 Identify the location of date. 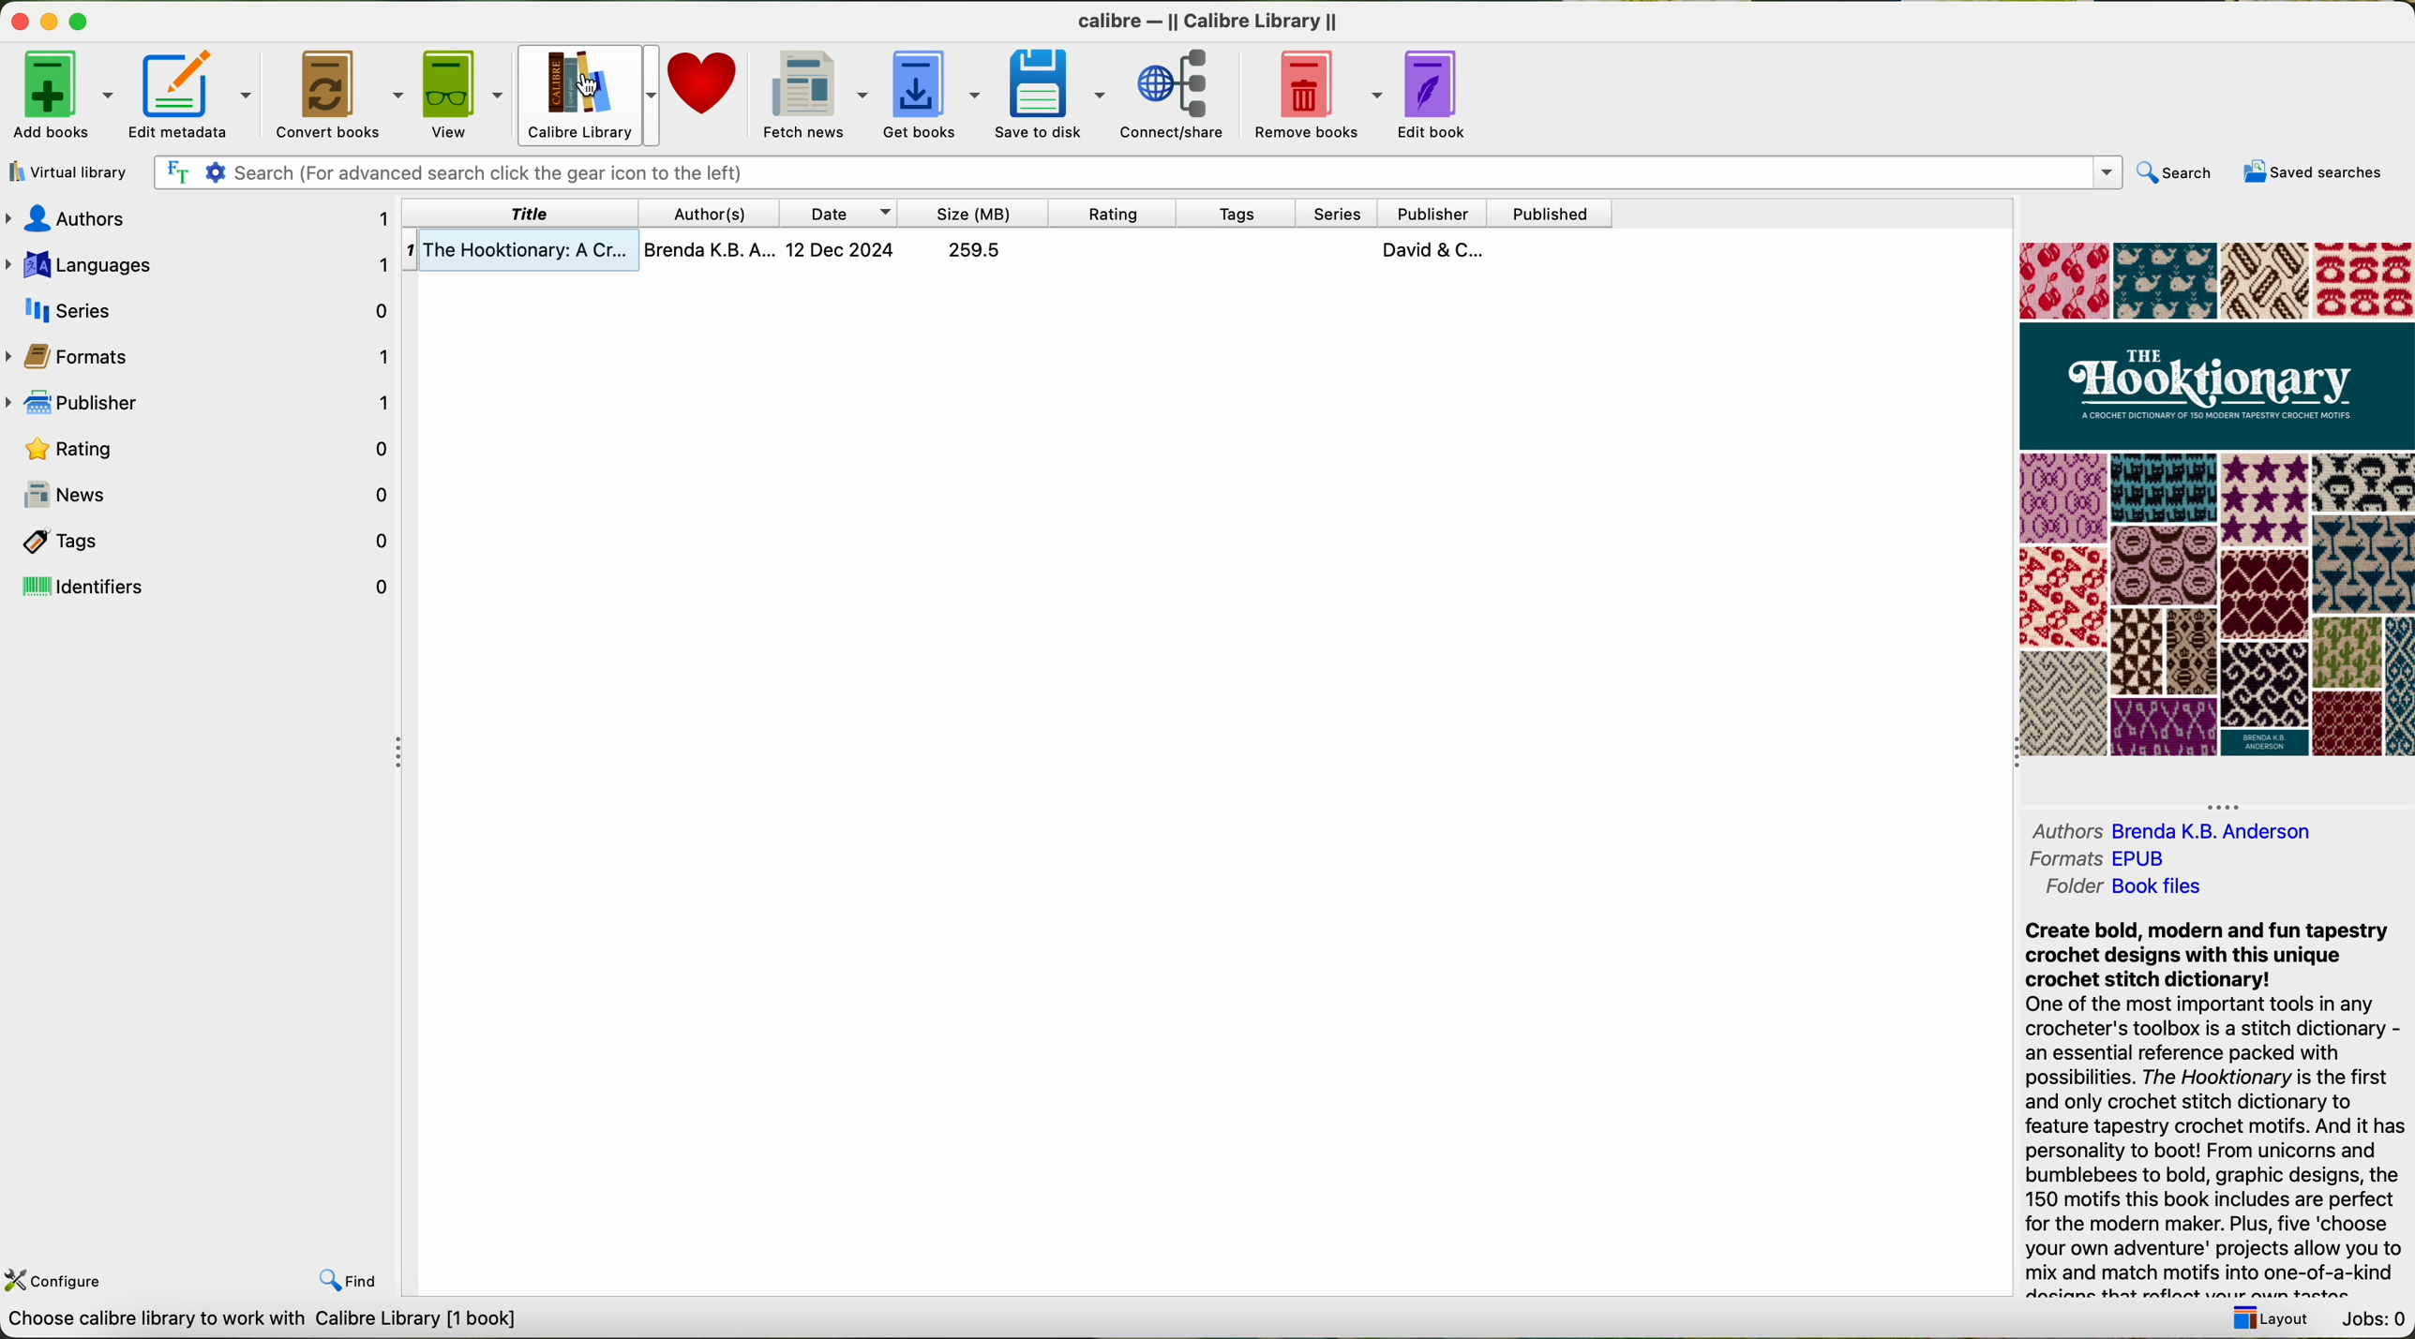
(847, 212).